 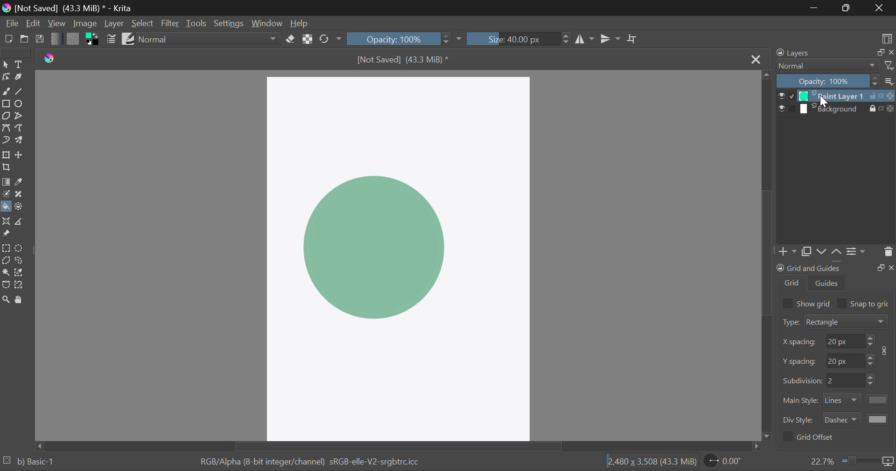 What do you see at coordinates (84, 24) in the screenshot?
I see `Image` at bounding box center [84, 24].